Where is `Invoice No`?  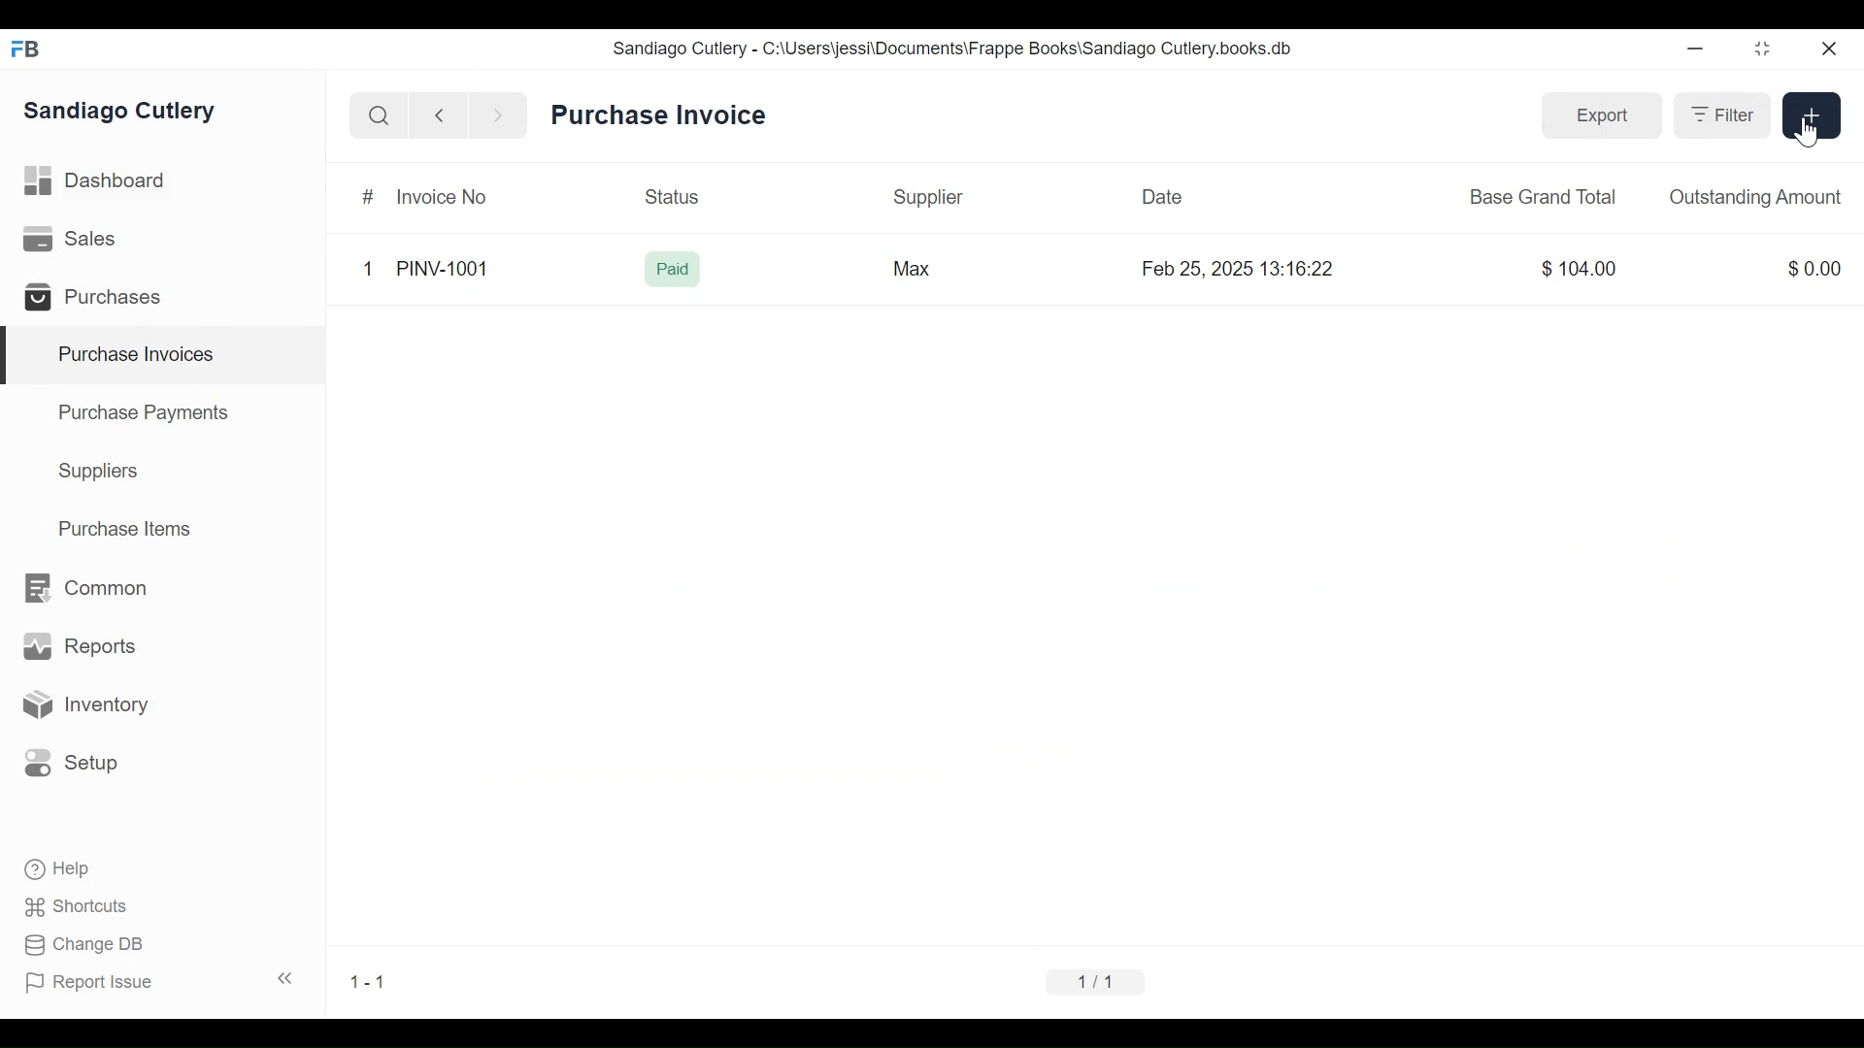
Invoice No is located at coordinates (441, 198).